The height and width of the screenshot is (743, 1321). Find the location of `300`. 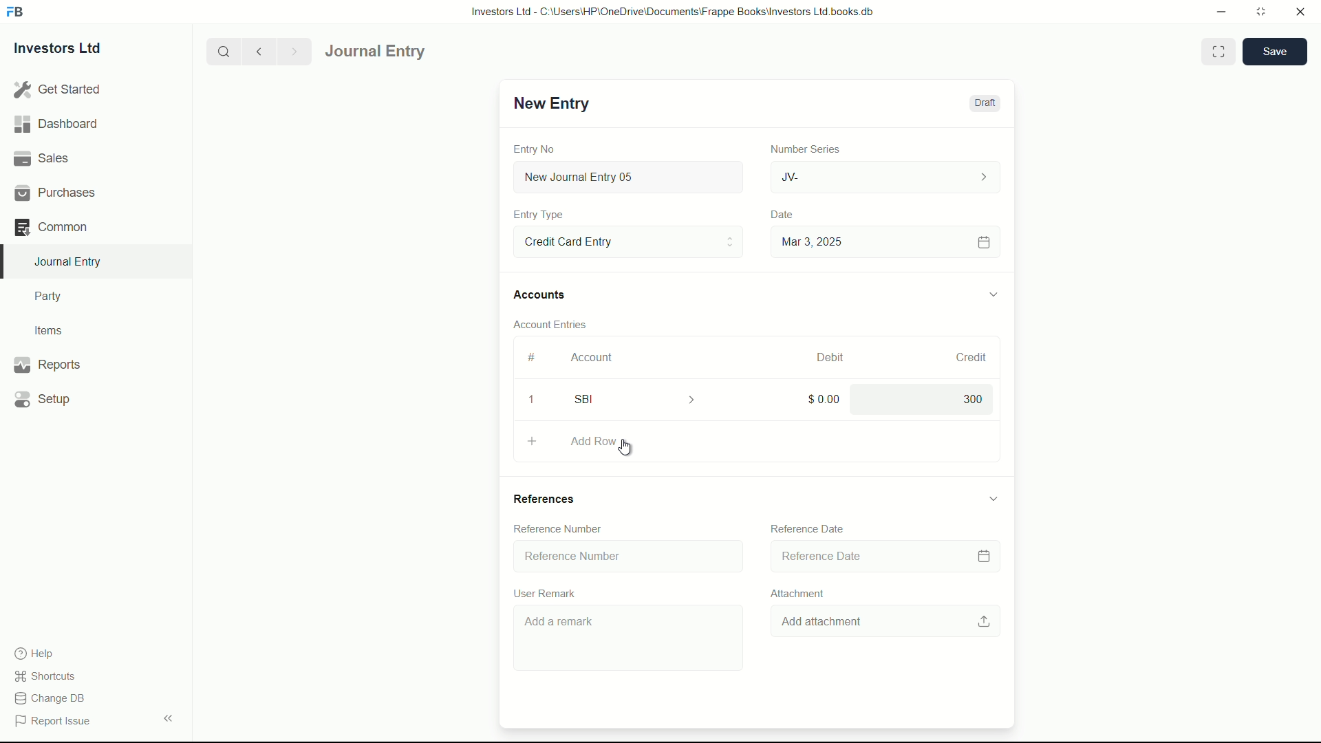

300 is located at coordinates (920, 399).